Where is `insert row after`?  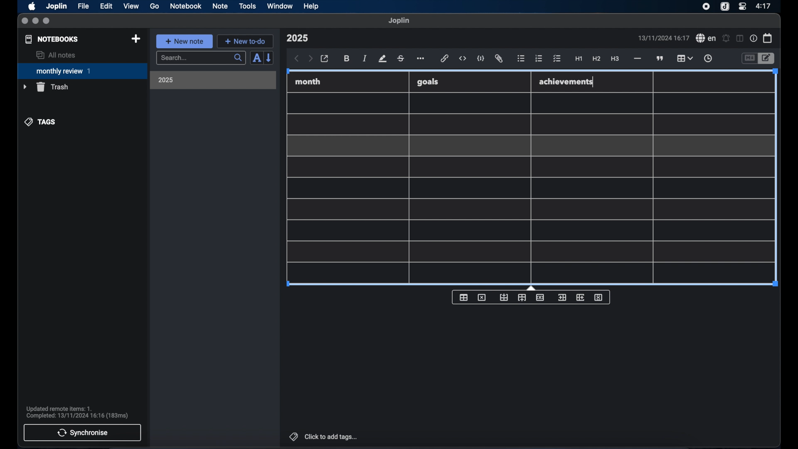 insert row after is located at coordinates (522, 298).